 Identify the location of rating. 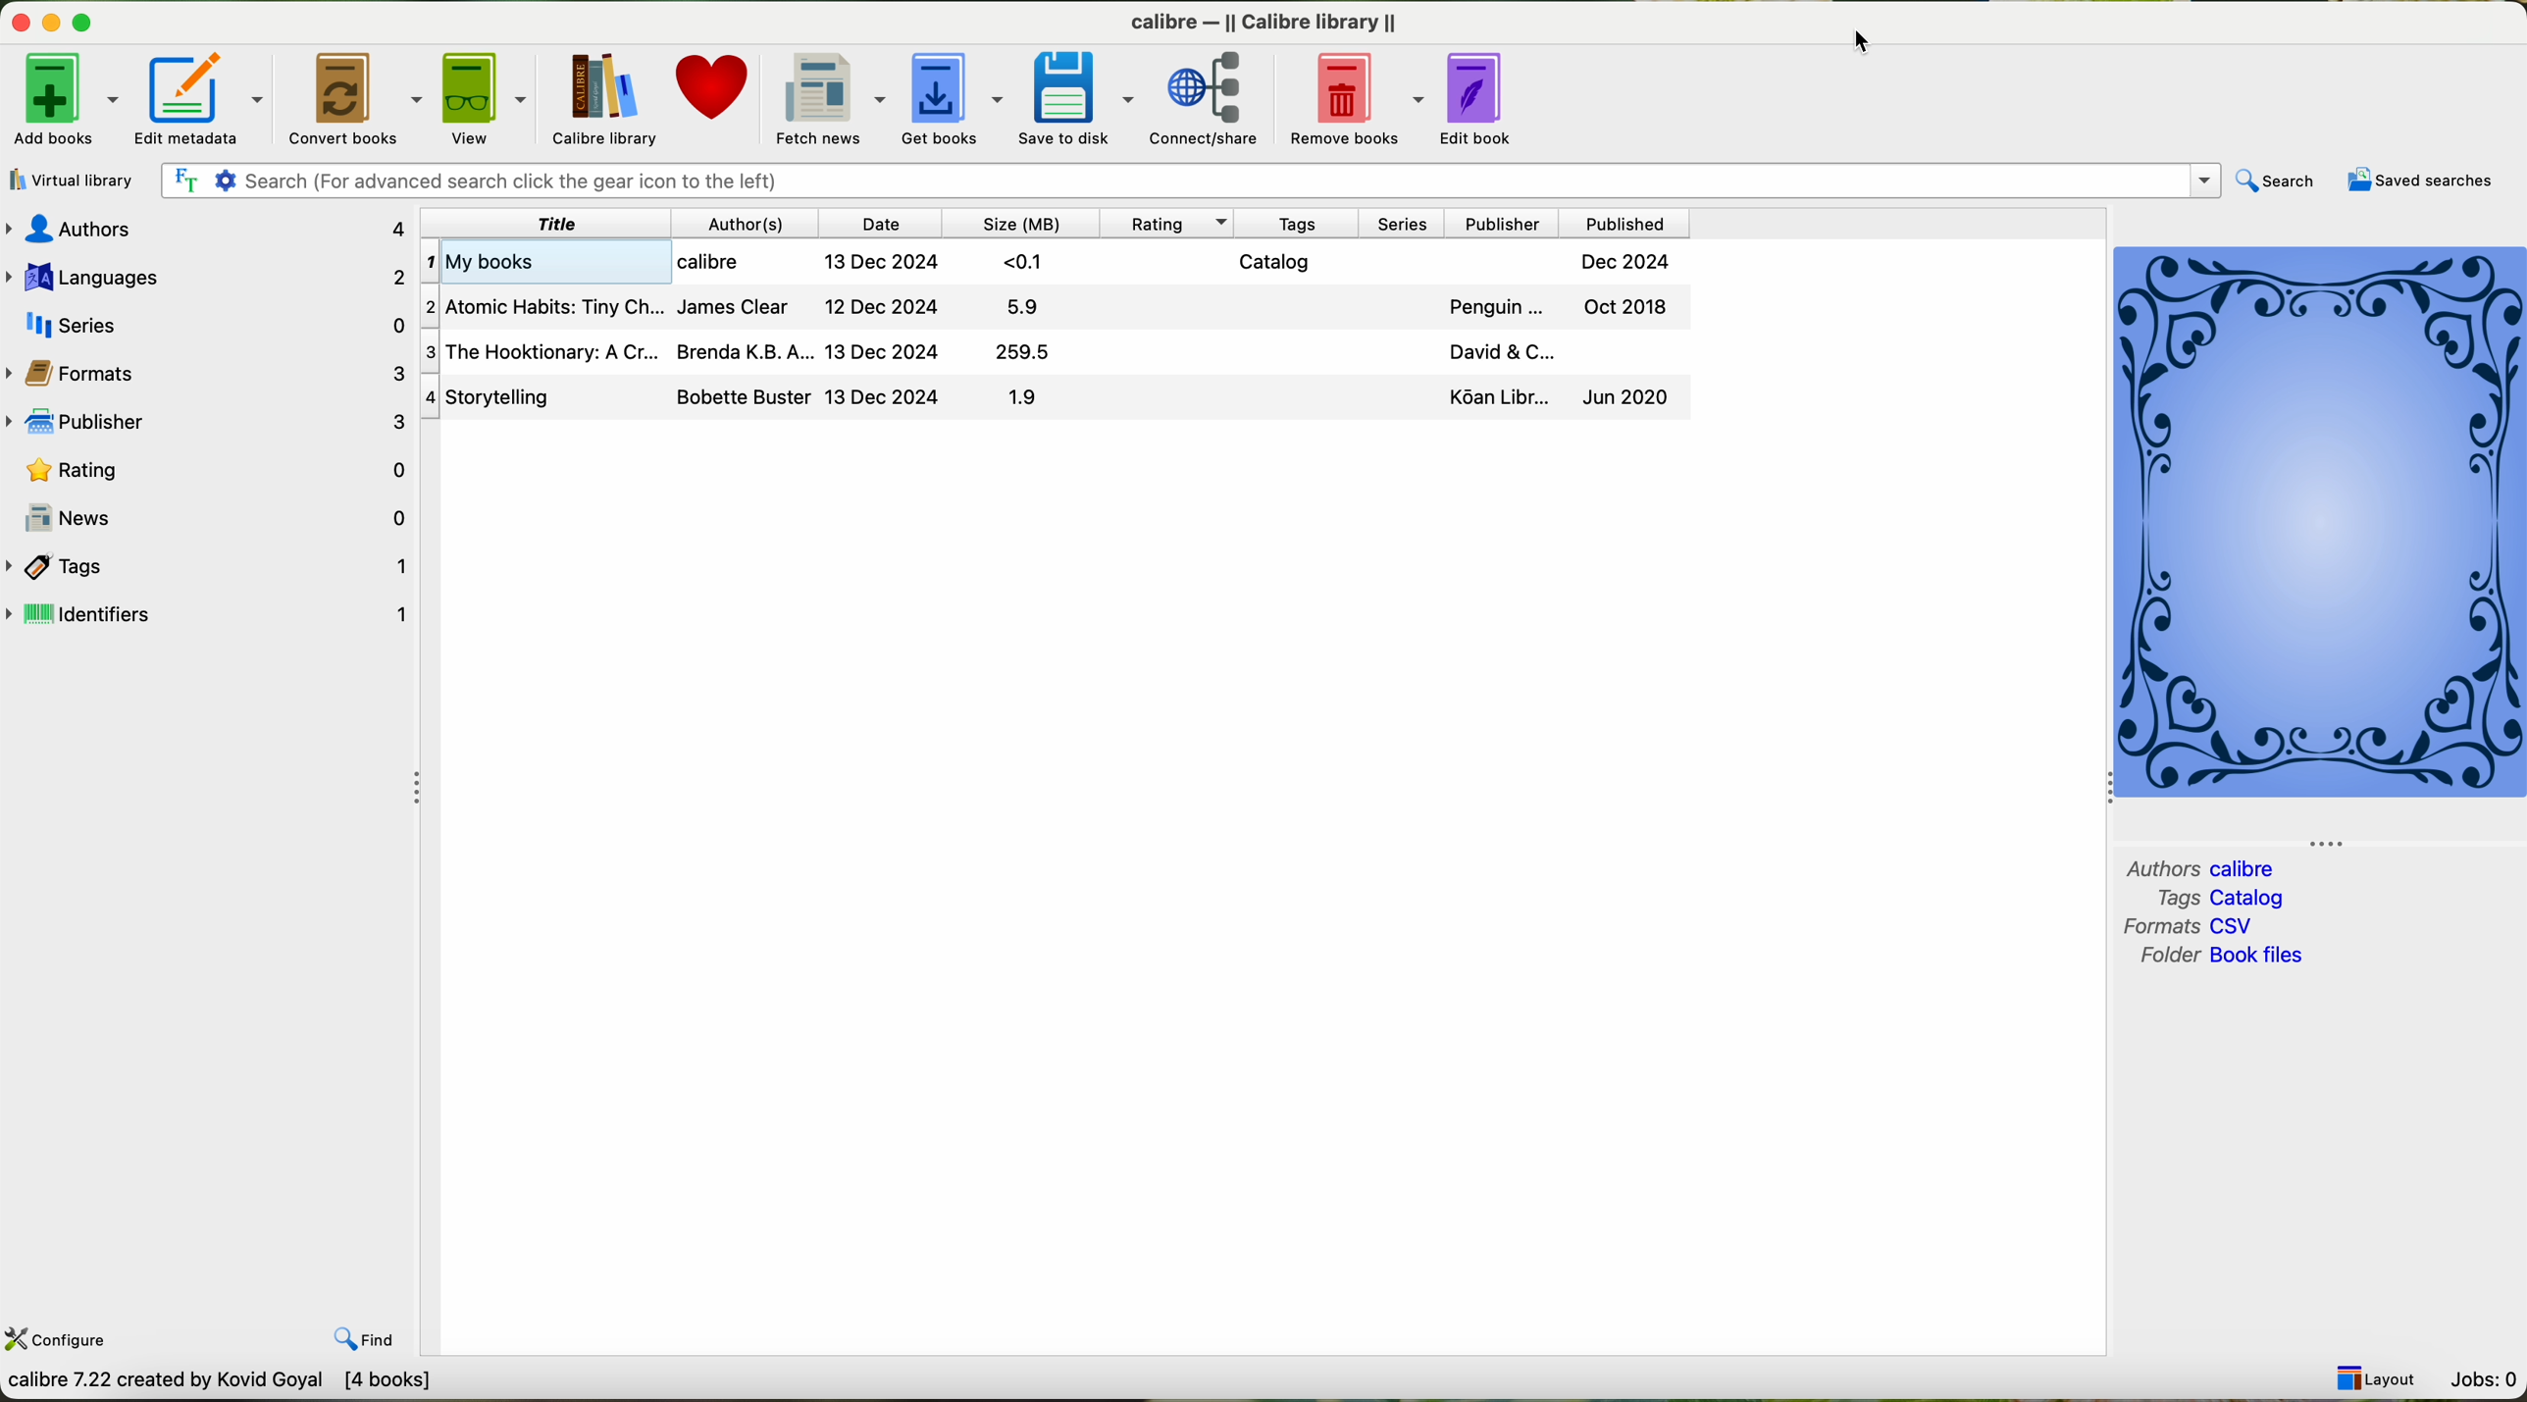
(216, 470).